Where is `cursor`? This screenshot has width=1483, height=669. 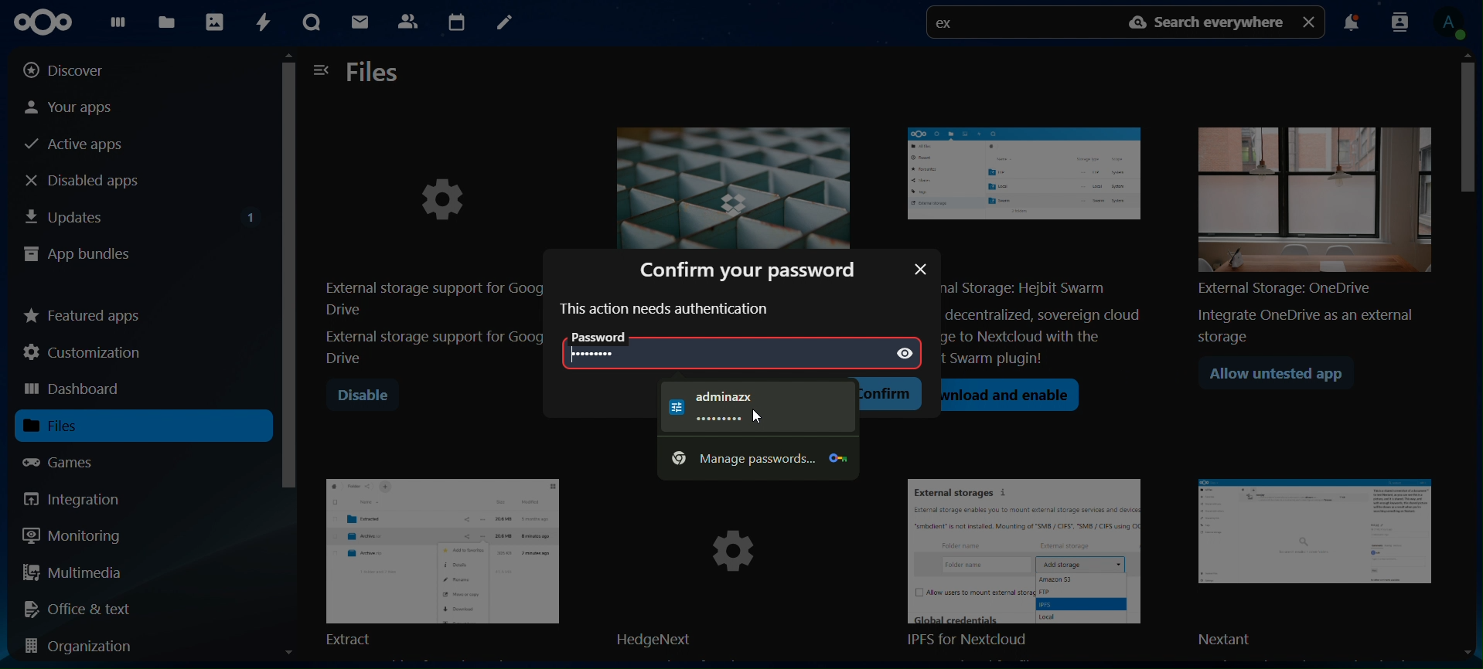
cursor is located at coordinates (755, 414).